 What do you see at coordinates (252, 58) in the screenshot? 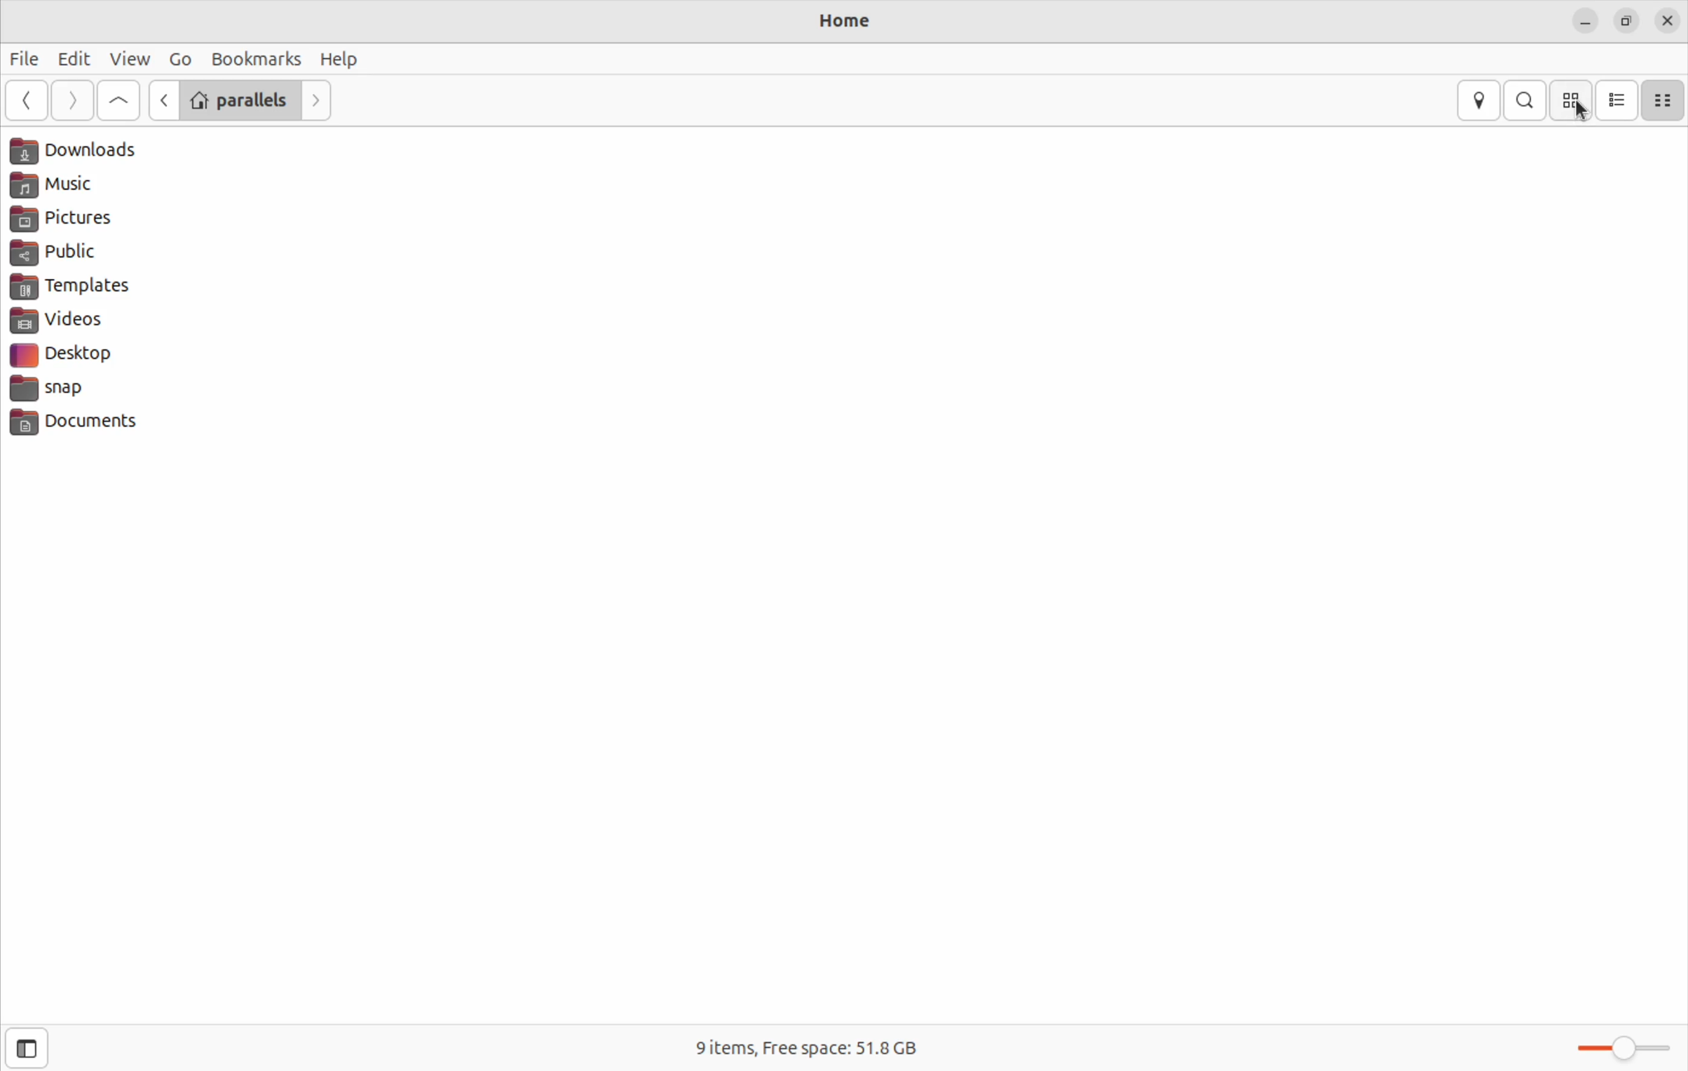
I see `bookmark` at bounding box center [252, 58].